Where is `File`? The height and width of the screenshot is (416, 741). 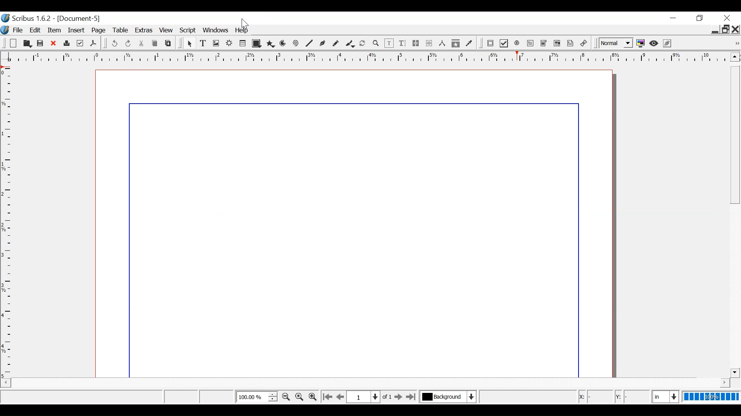 File is located at coordinates (17, 30).